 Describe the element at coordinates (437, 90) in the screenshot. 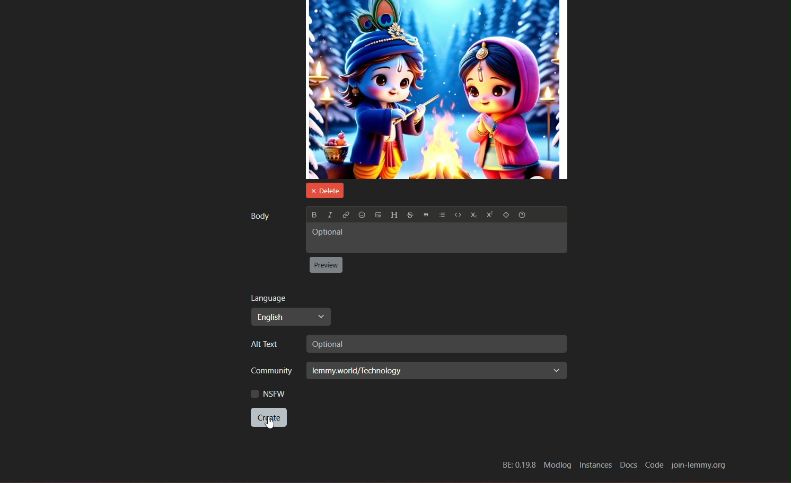

I see `image` at that location.